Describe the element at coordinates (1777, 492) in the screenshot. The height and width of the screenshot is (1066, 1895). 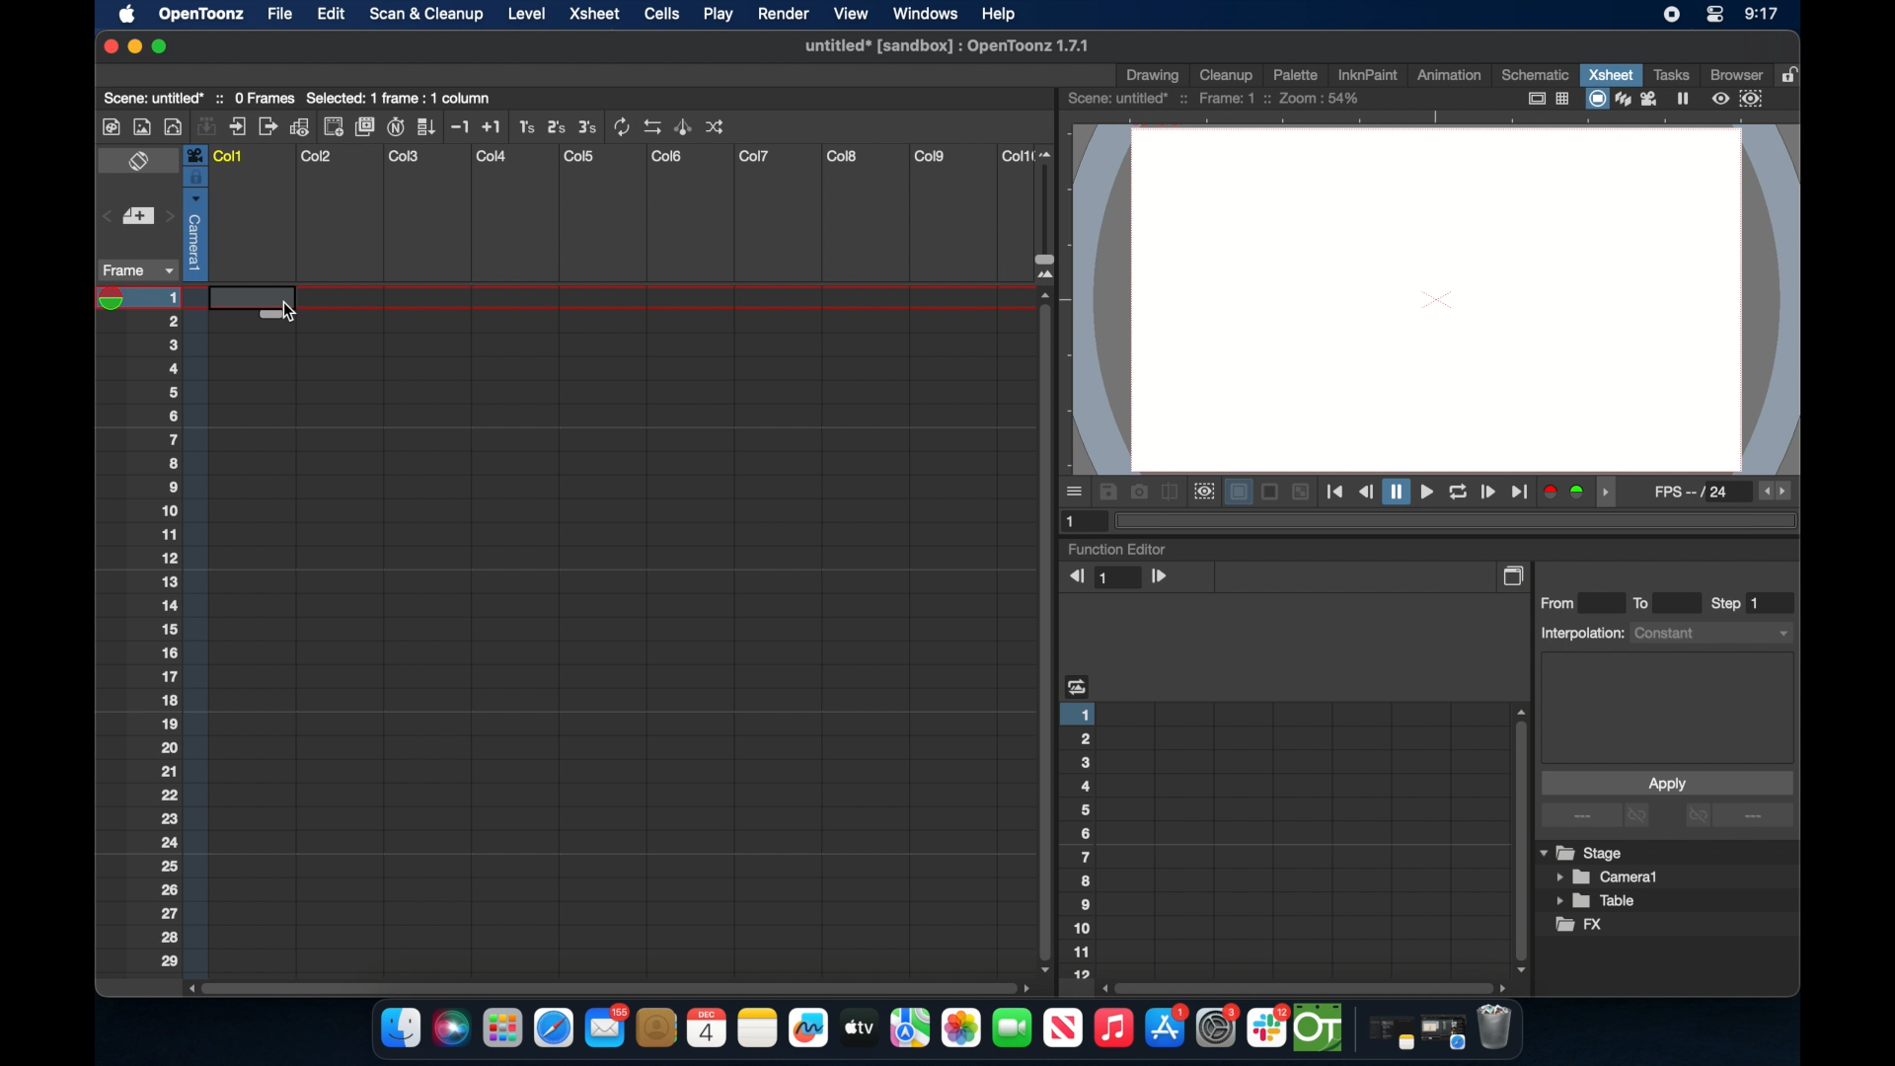
I see `fps` at that location.